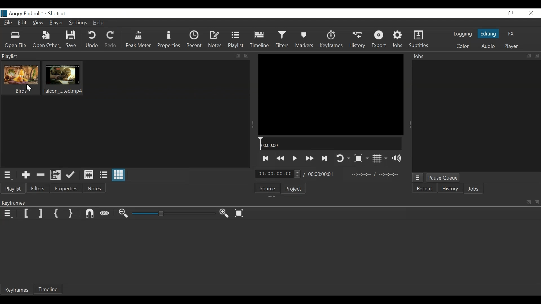 This screenshot has height=304, width=541. What do you see at coordinates (460, 35) in the screenshot?
I see `logging` at bounding box center [460, 35].